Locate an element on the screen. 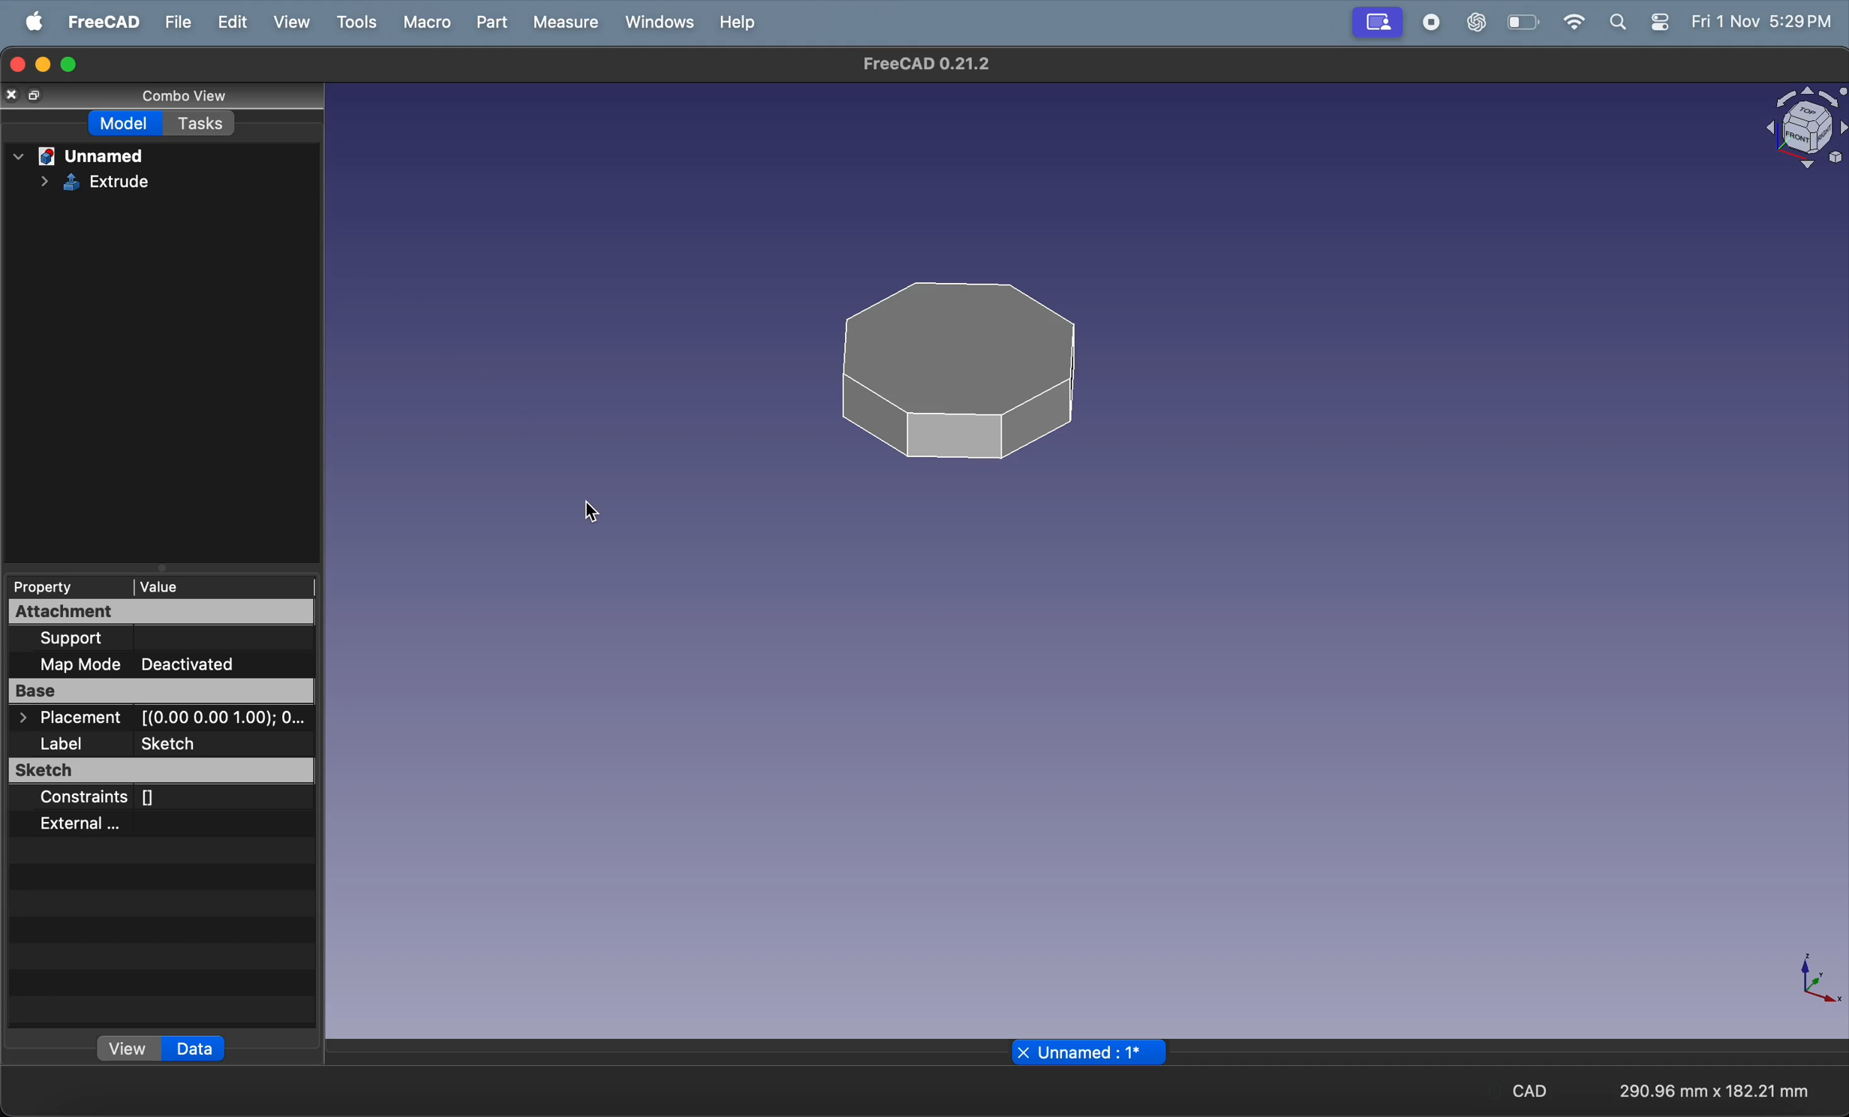 The image size is (1849, 1117). edit is located at coordinates (230, 22).